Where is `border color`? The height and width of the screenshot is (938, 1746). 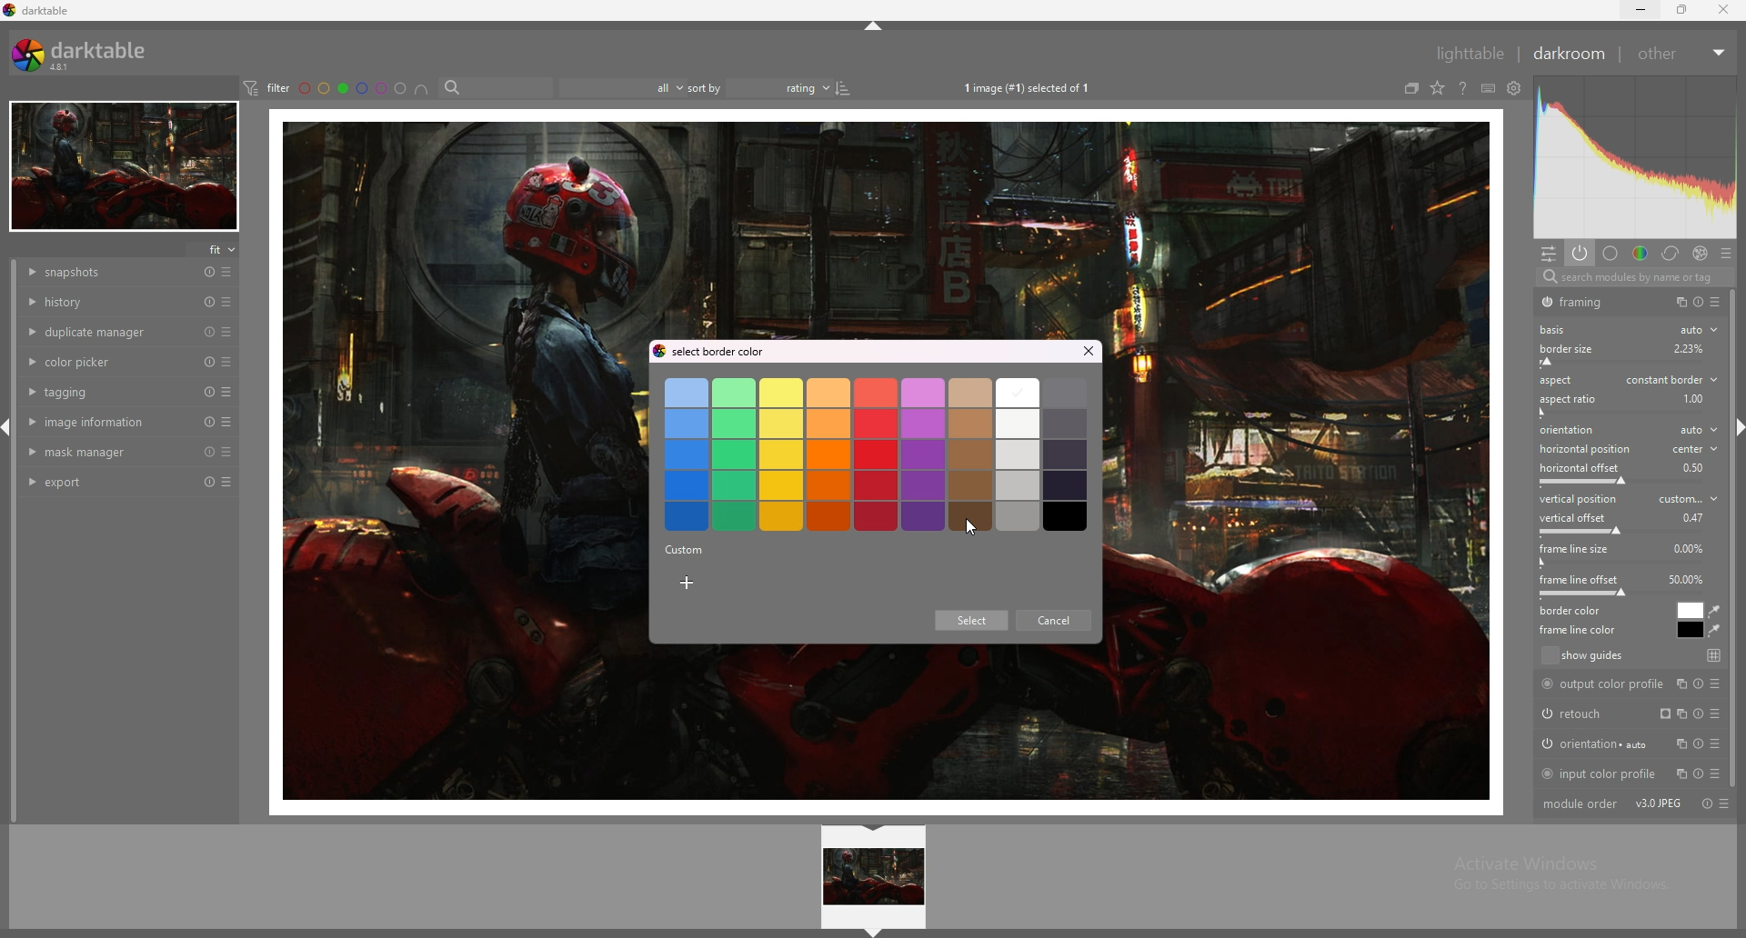
border color is located at coordinates (1691, 610).